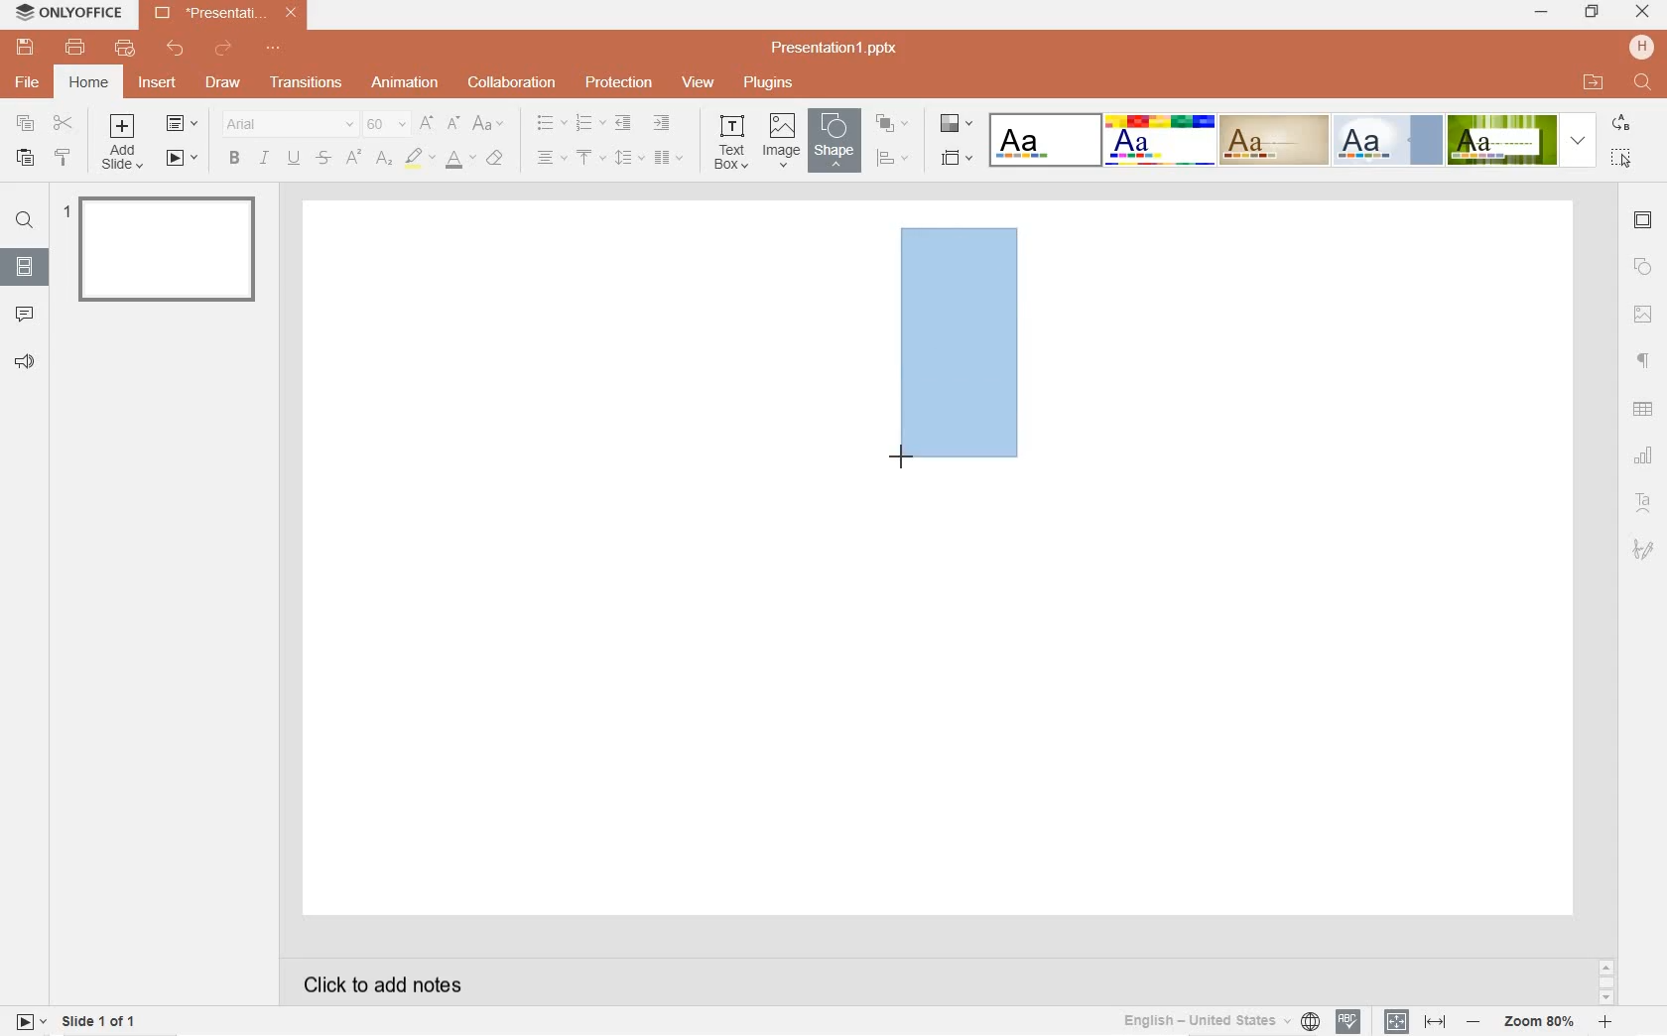 Image resolution: width=1667 pixels, height=1036 pixels. I want to click on comments, so click(26, 313).